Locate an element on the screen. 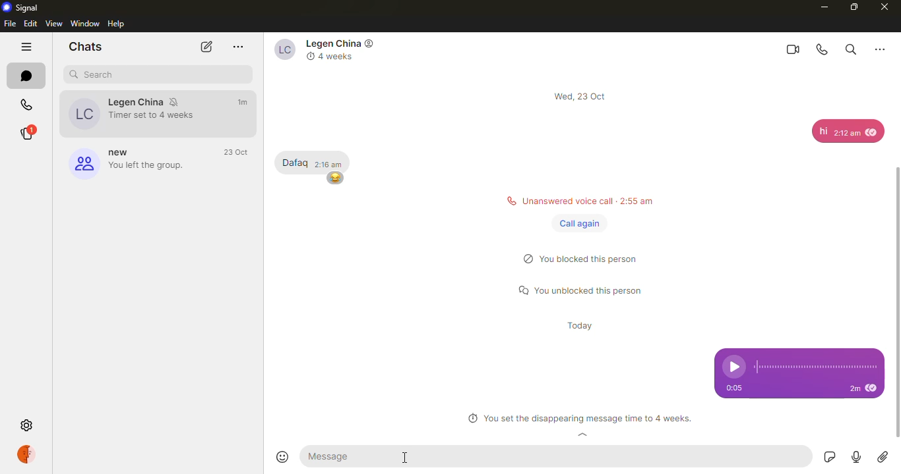 The width and height of the screenshot is (901, 474). 1m is located at coordinates (244, 102).